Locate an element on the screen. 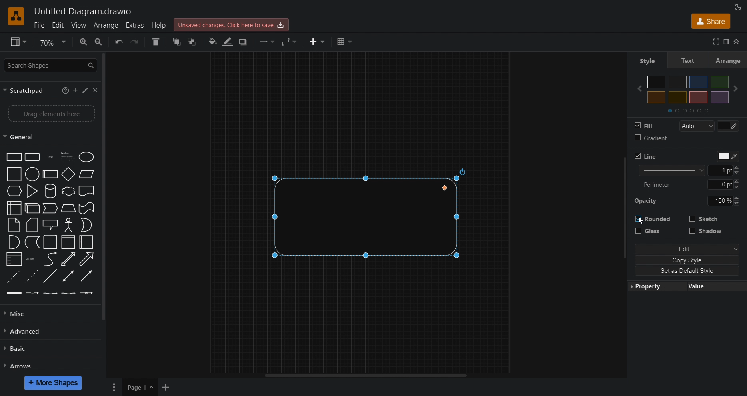  Property is located at coordinates (655, 287).